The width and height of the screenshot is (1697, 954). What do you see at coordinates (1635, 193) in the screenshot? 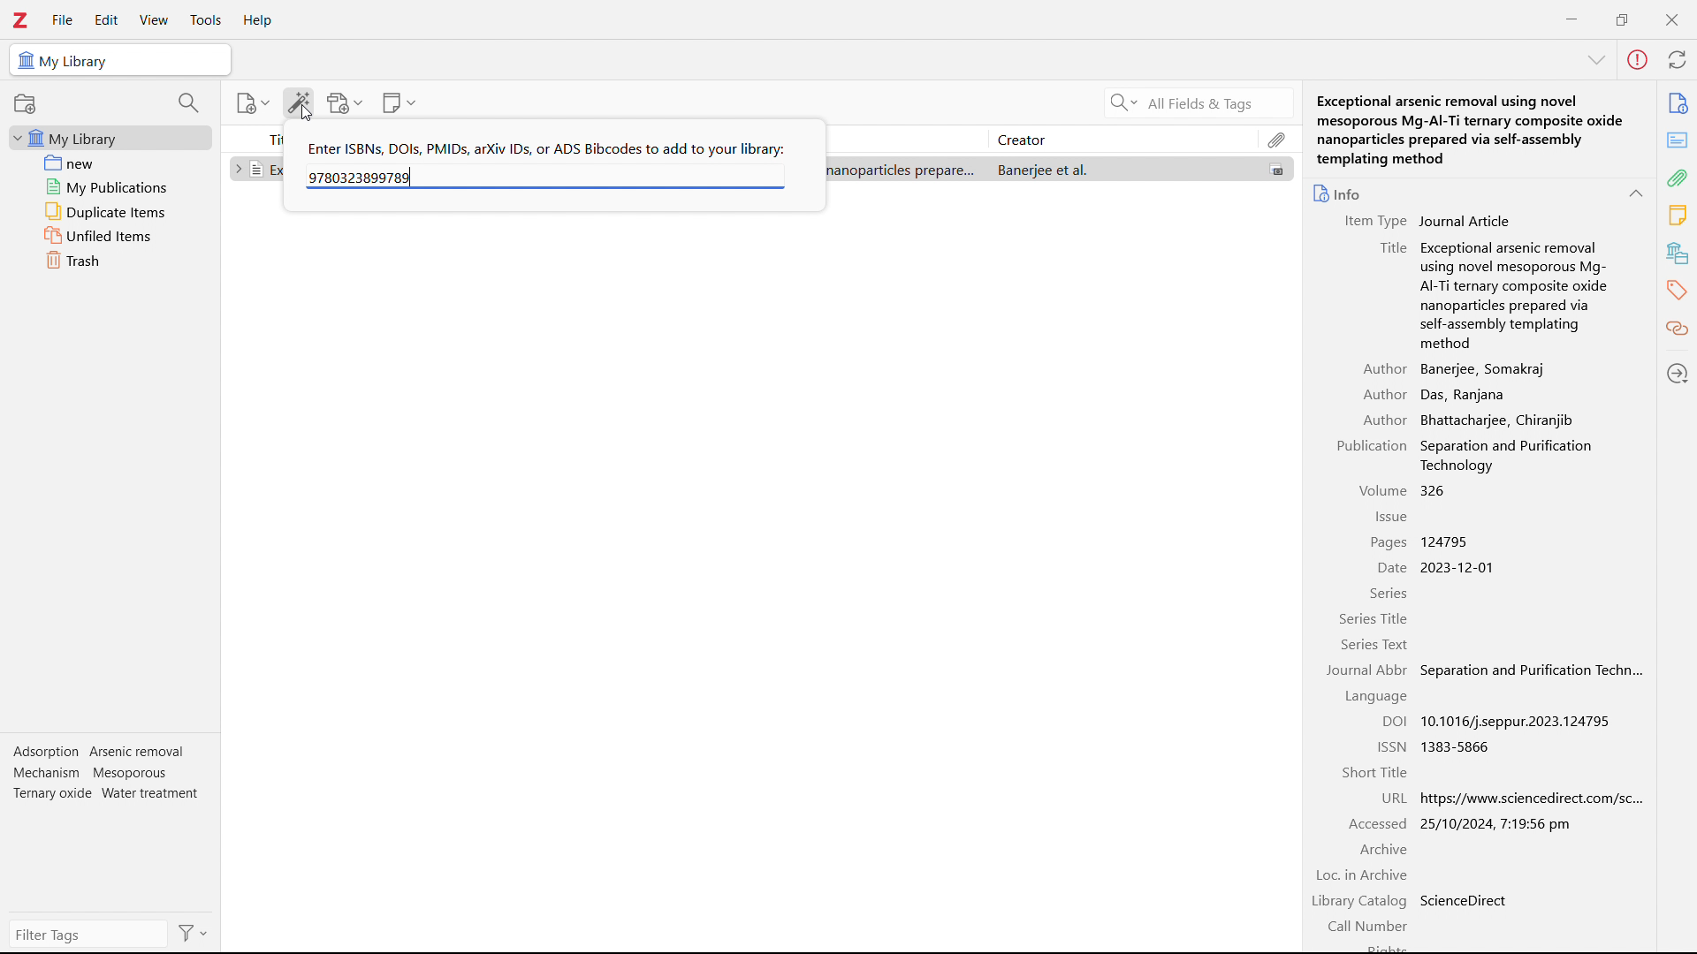
I see `collapse info` at bounding box center [1635, 193].